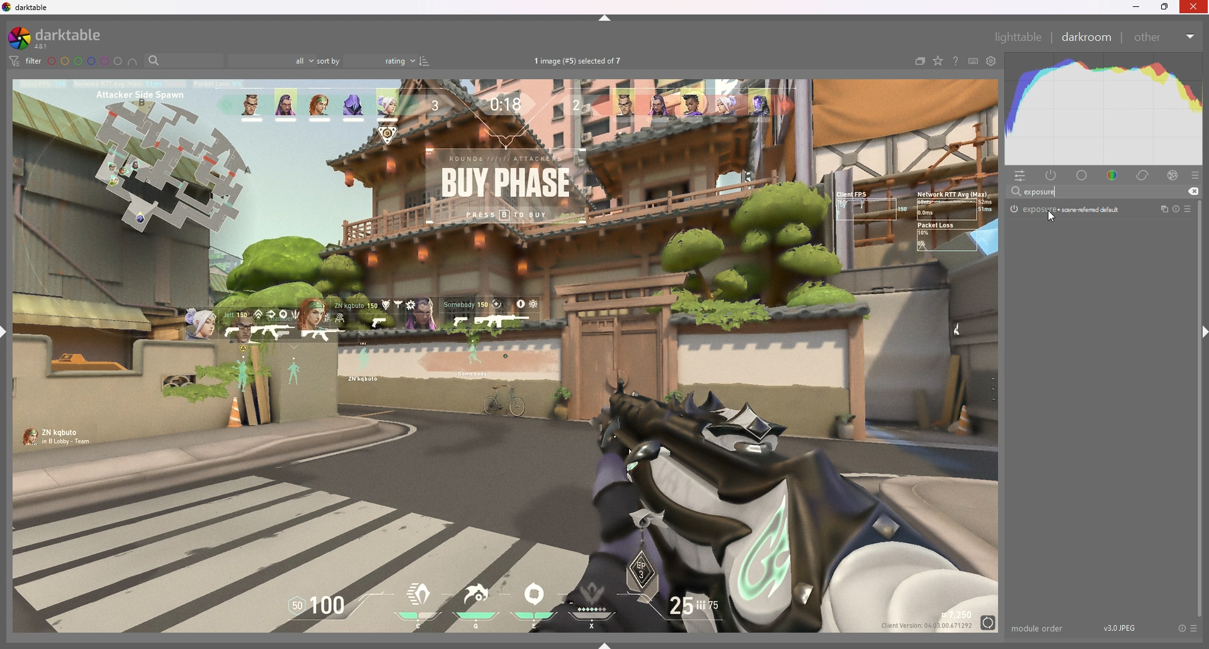  I want to click on collapse grouped images, so click(919, 62).